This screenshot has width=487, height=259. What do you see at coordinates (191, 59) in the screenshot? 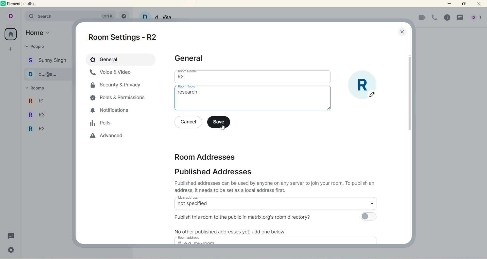
I see `general` at bounding box center [191, 59].